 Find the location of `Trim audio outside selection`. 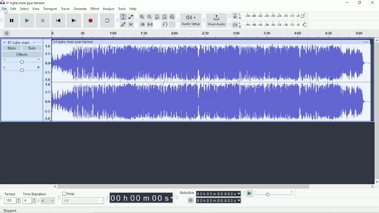

Trim audio outside selection is located at coordinates (142, 24).